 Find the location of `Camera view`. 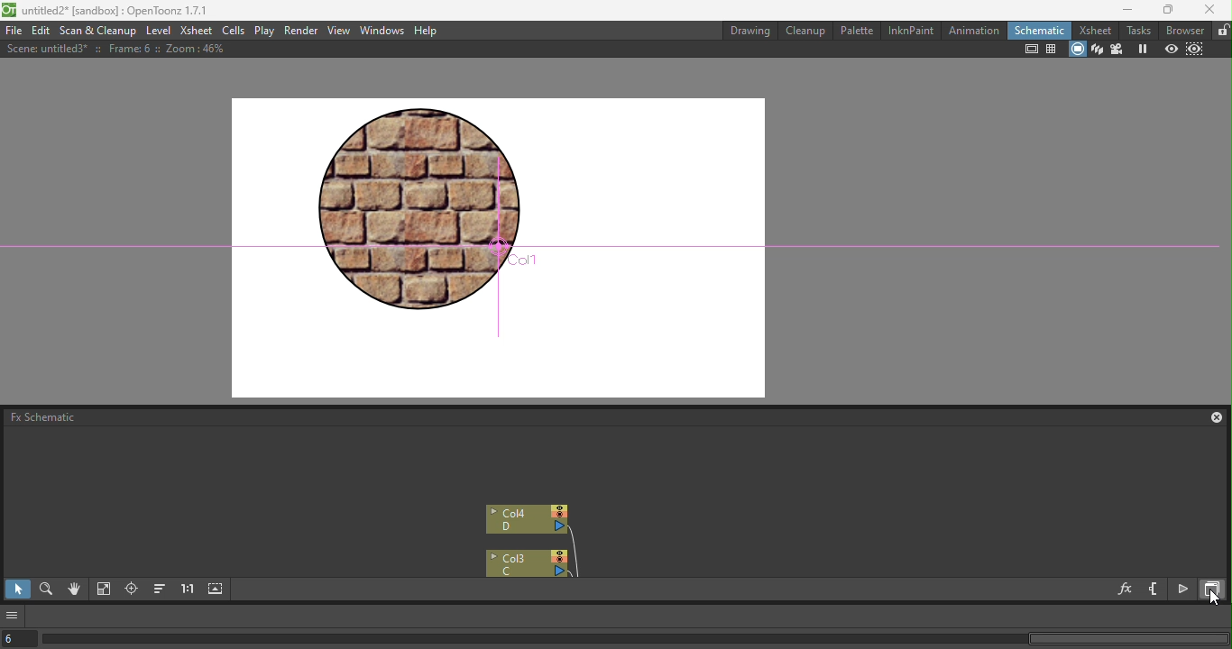

Camera view is located at coordinates (1118, 50).